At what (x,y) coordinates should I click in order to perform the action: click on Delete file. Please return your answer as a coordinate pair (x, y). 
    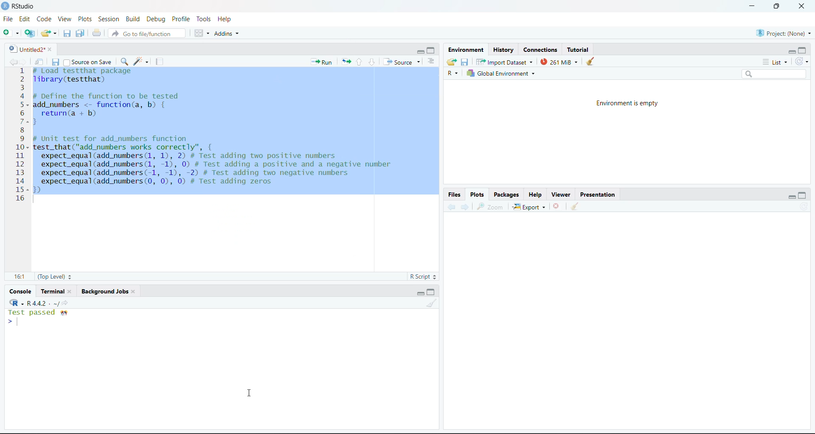
    Looking at the image, I should click on (558, 206).